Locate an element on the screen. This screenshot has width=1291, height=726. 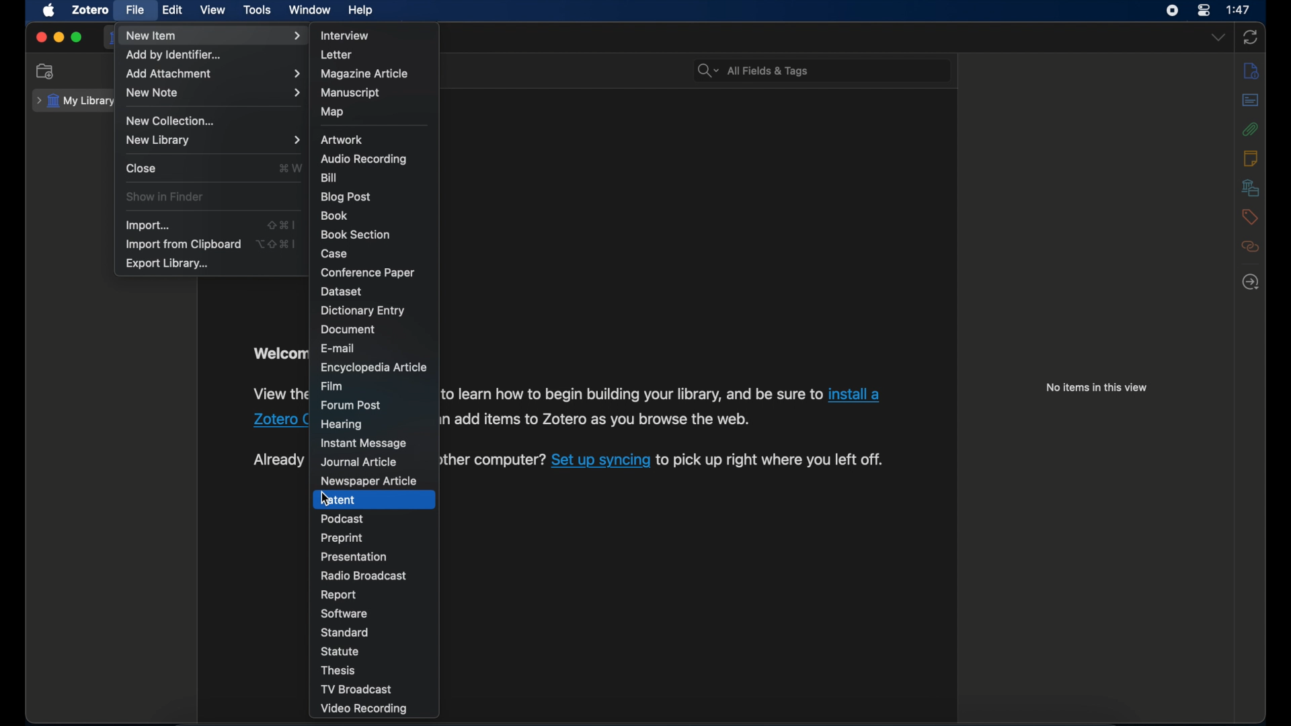
file is located at coordinates (136, 10).